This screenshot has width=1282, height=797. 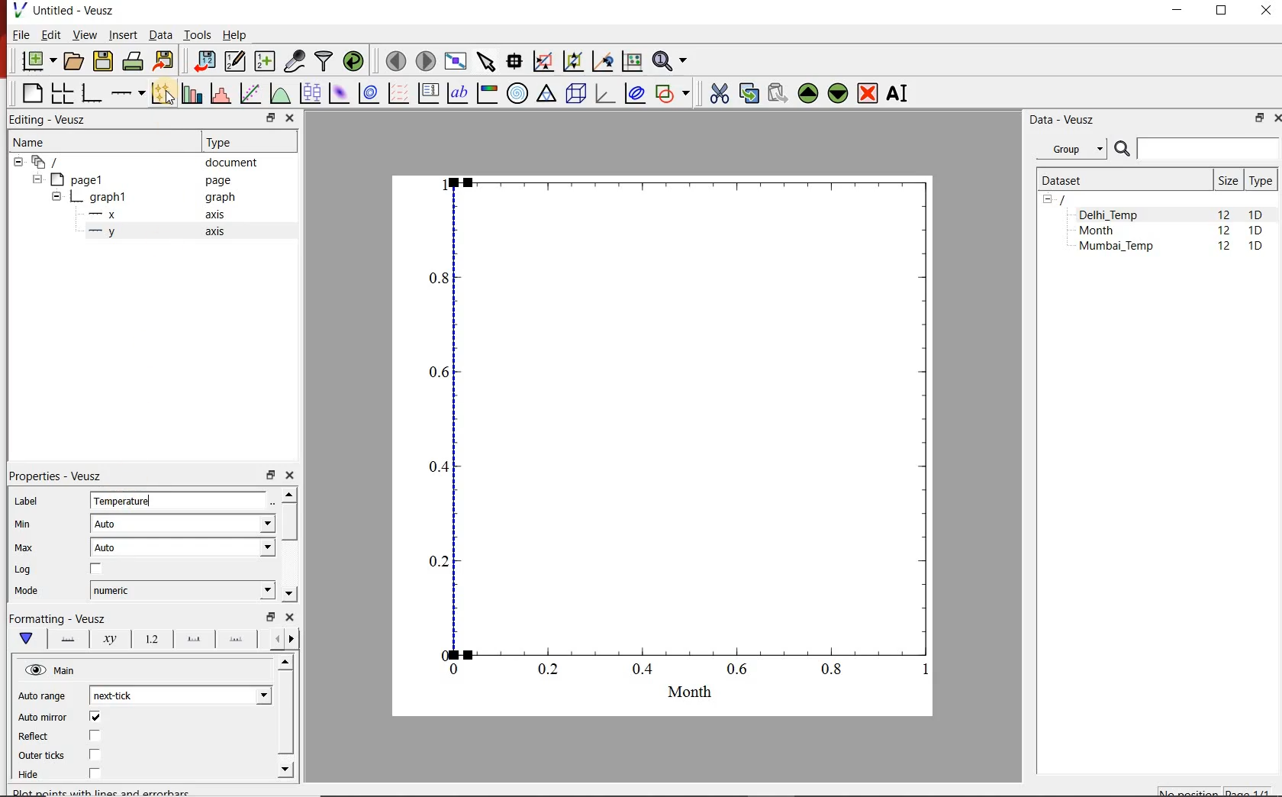 I want to click on Tools, so click(x=198, y=35).